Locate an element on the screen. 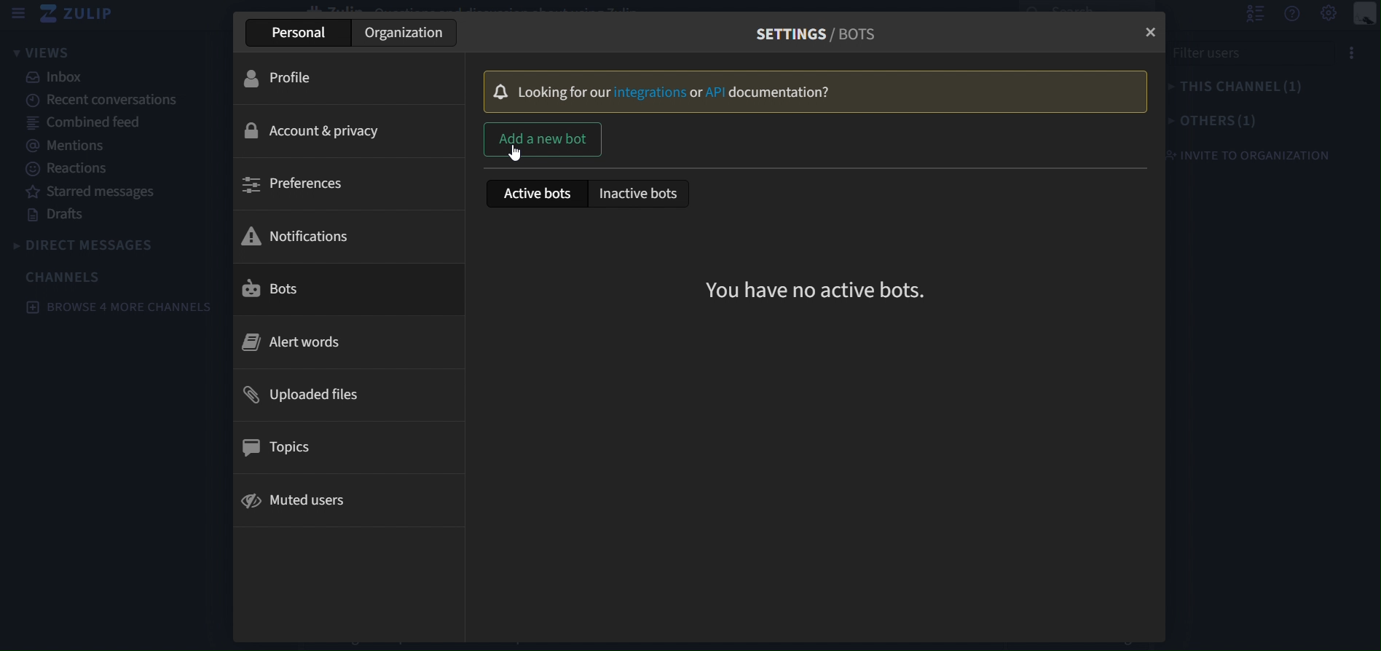 The image size is (1381, 651). invite to organization is located at coordinates (1250, 155).